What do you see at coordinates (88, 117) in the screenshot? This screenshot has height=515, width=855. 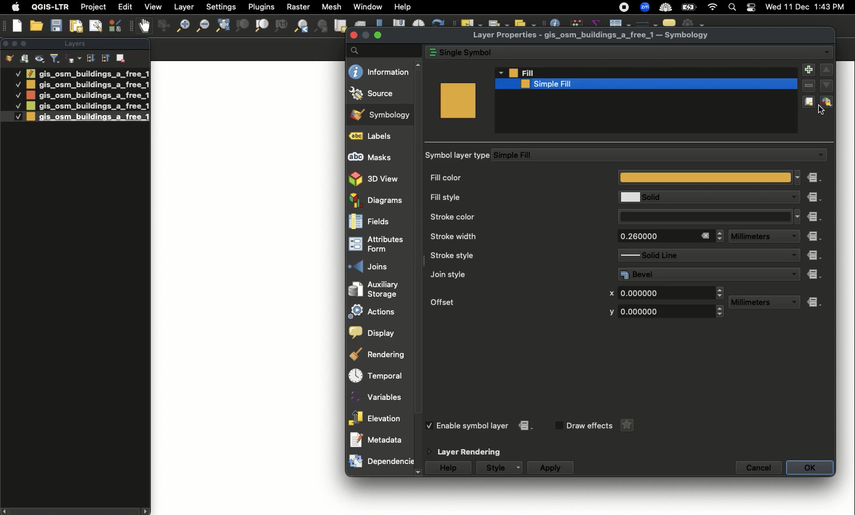 I see `gis_osm_buildings_a_free_1` at bounding box center [88, 117].